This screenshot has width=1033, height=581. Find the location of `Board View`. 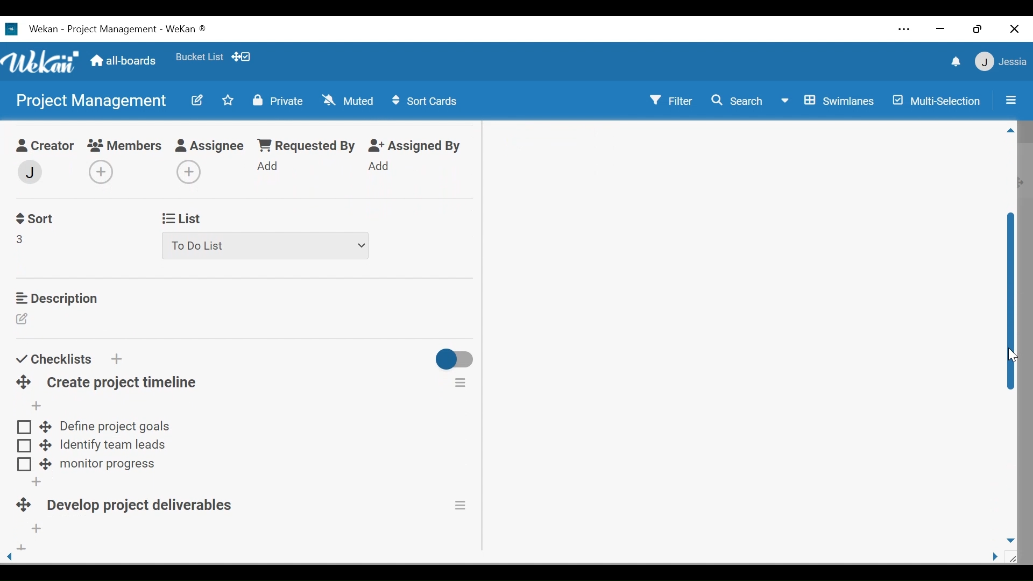

Board View is located at coordinates (830, 102).